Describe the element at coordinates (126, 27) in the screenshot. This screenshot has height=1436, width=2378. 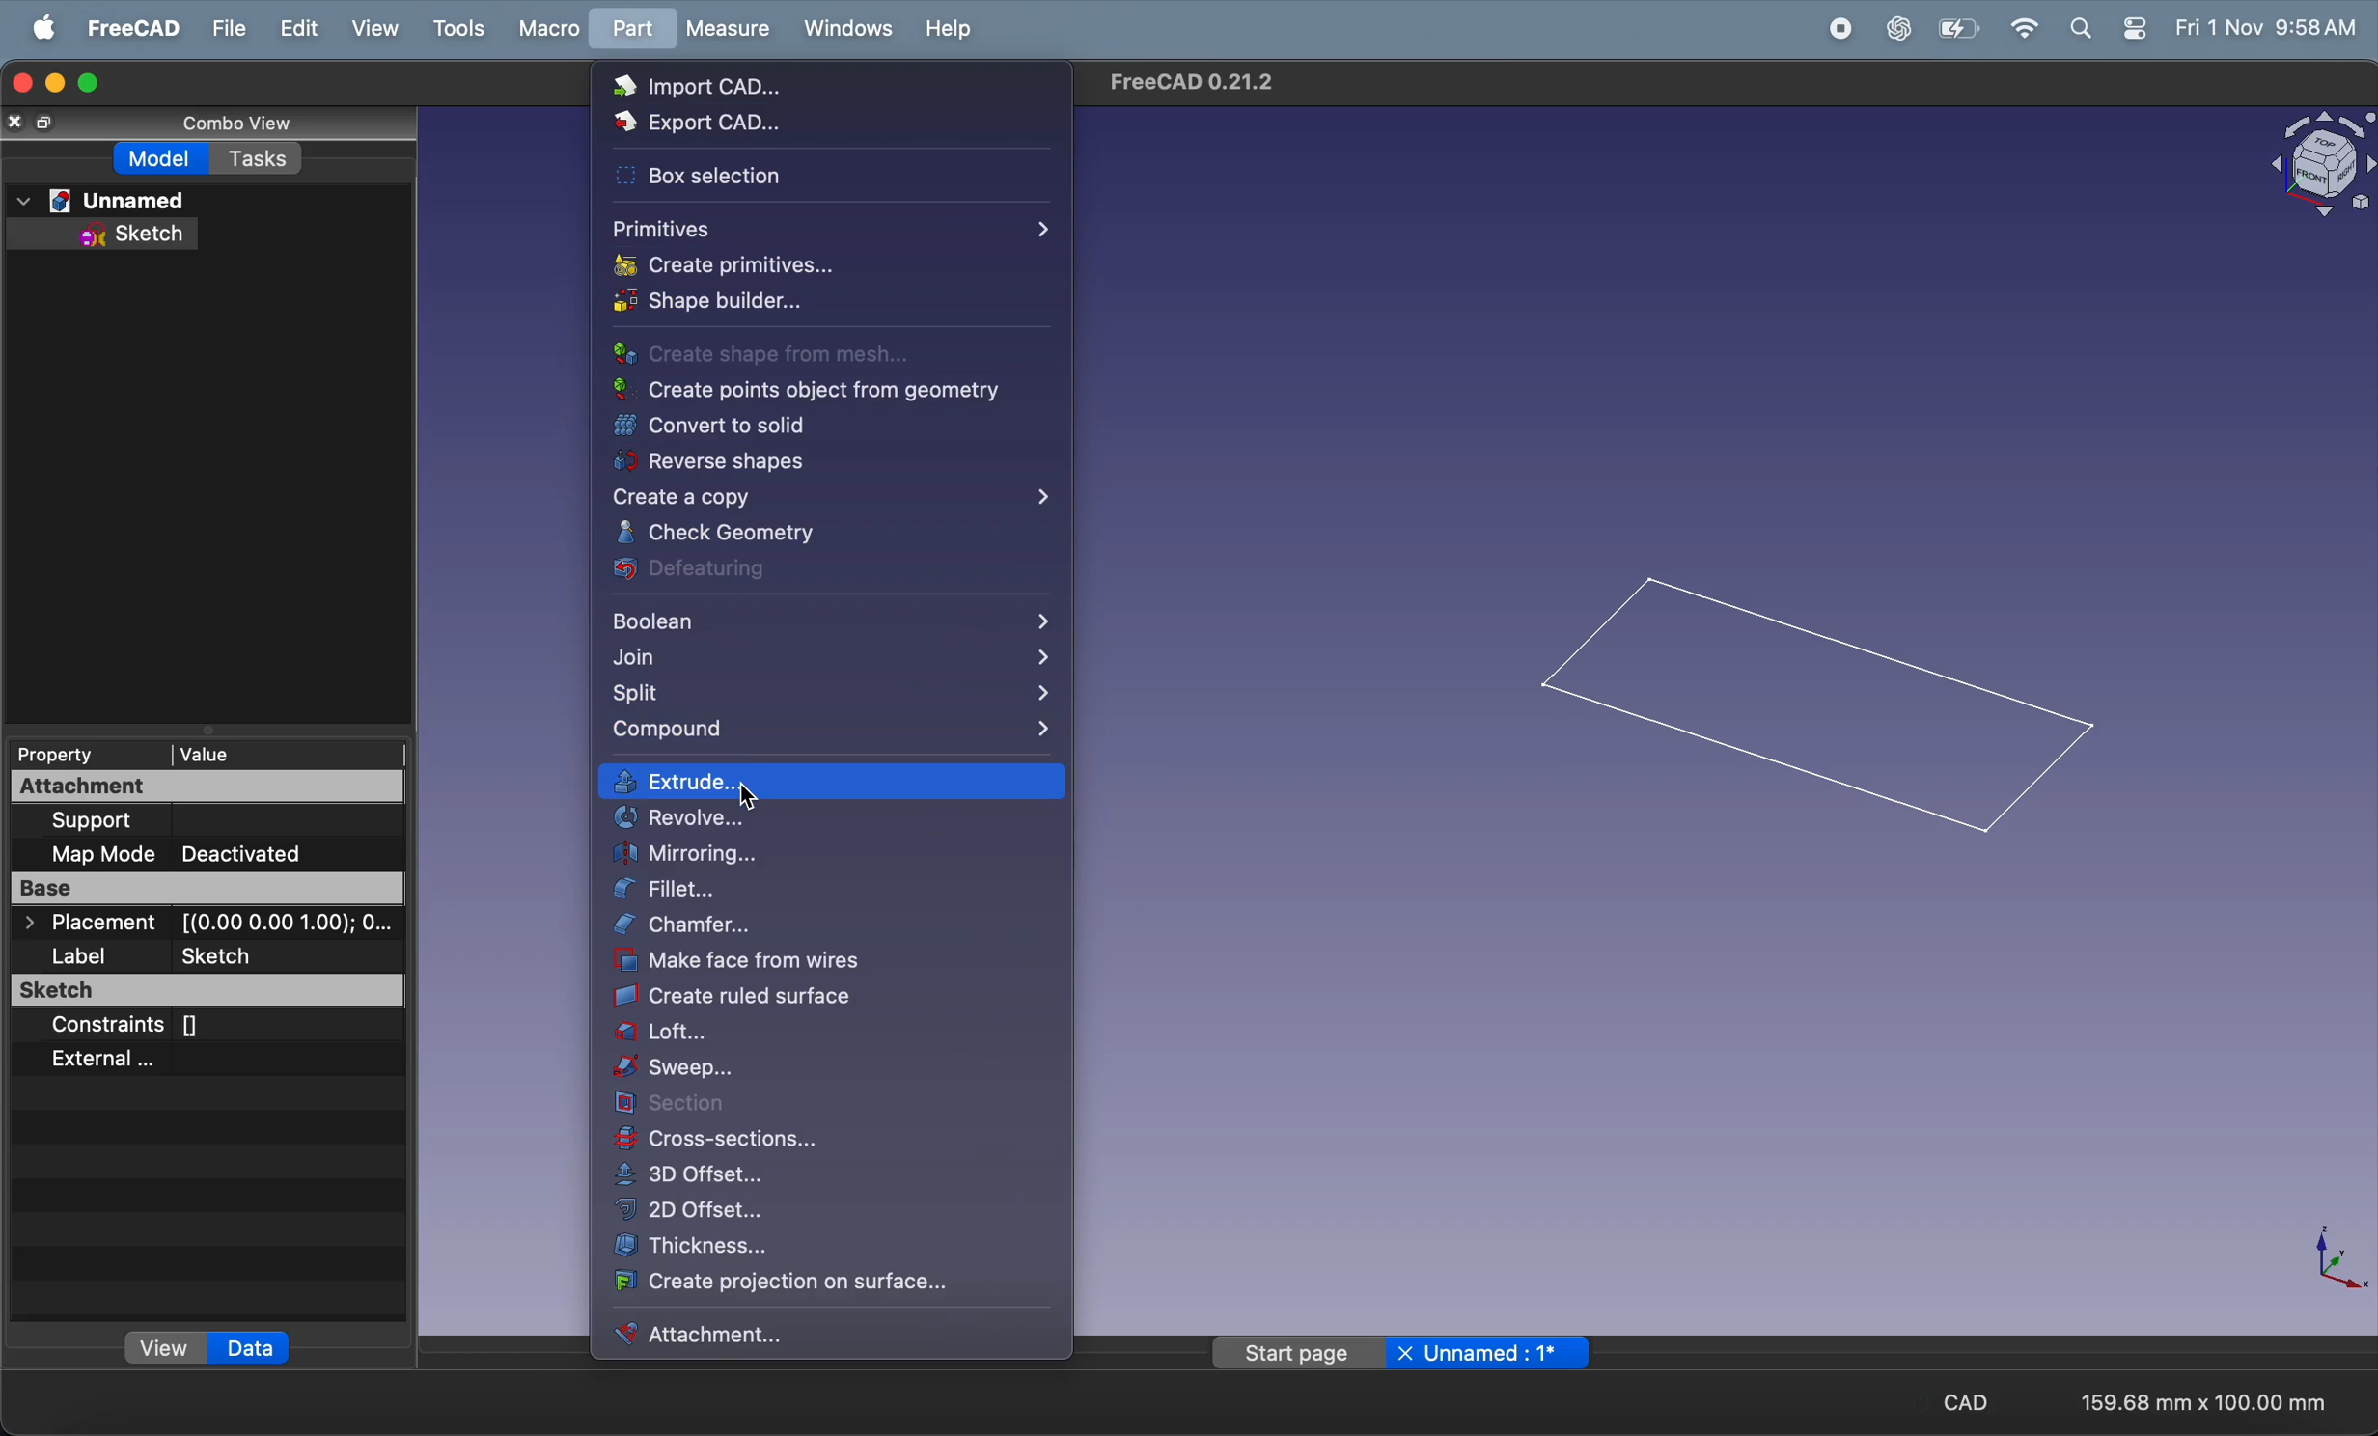
I see `freecad` at that location.